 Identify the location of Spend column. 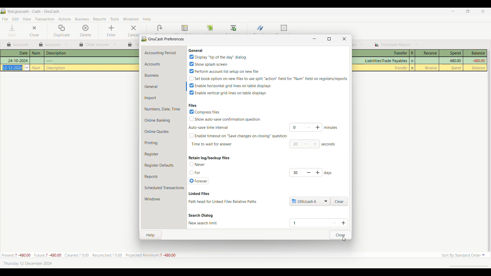
(456, 68).